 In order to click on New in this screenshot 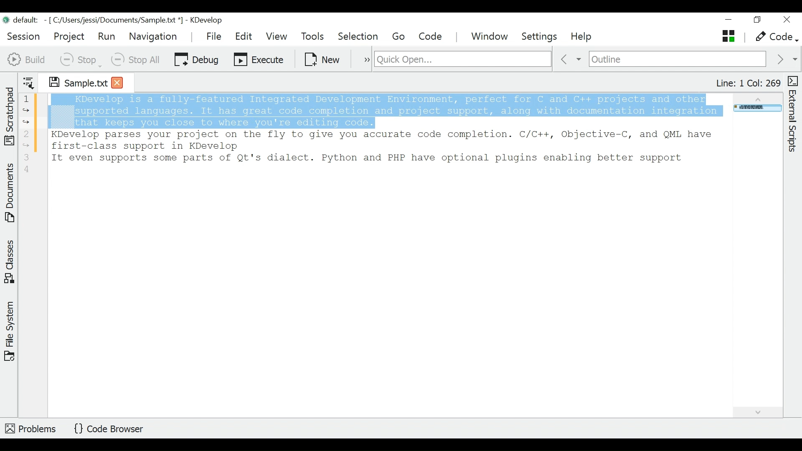, I will do `click(323, 58)`.